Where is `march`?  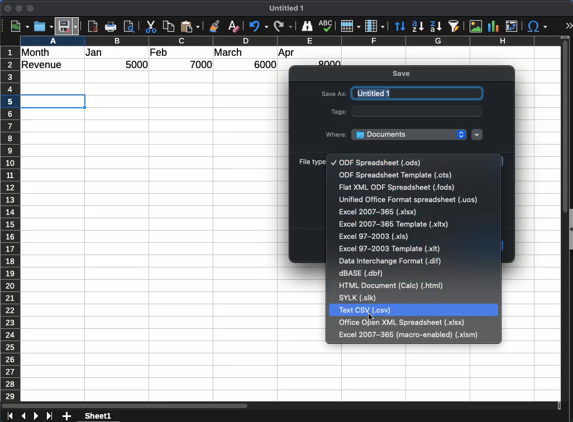 march is located at coordinates (228, 52).